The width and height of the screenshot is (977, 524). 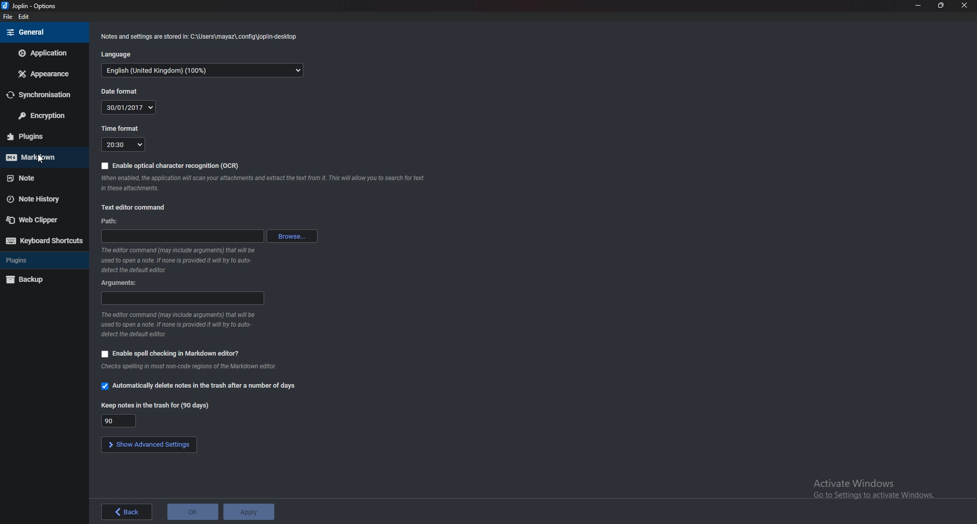 What do you see at coordinates (43, 279) in the screenshot?
I see `Back up` at bounding box center [43, 279].